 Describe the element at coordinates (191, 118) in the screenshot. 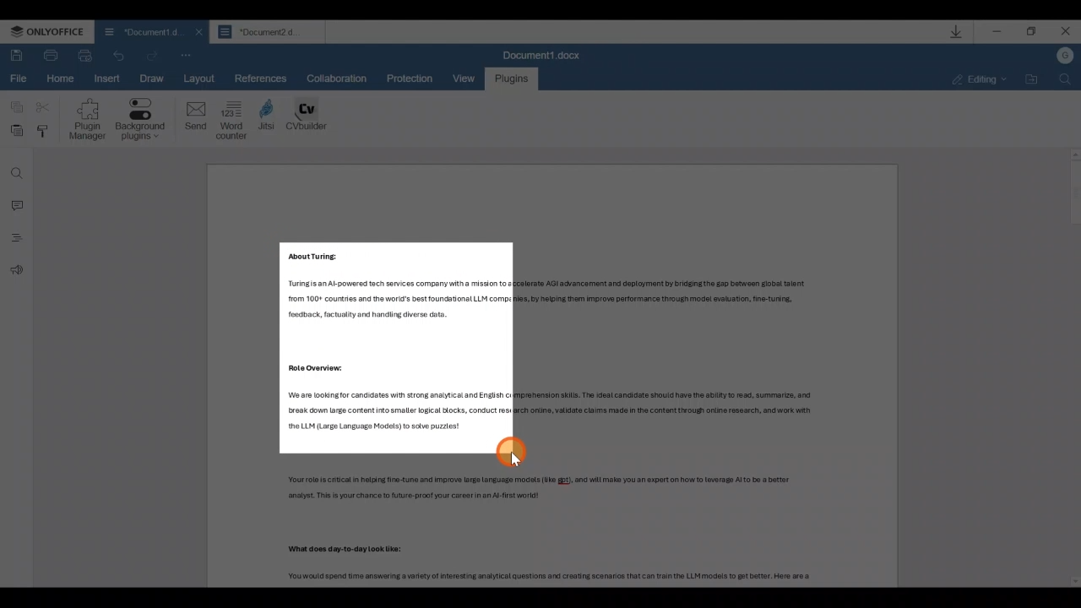

I see `Send` at that location.